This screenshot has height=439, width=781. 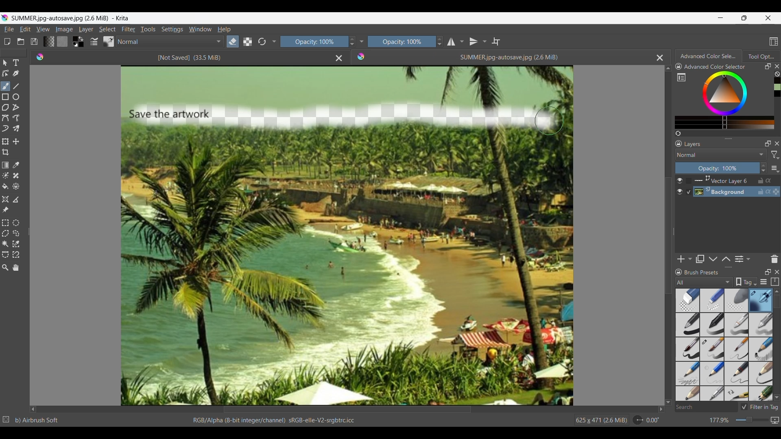 What do you see at coordinates (638, 420) in the screenshot?
I see `Dial to change rotation` at bounding box center [638, 420].